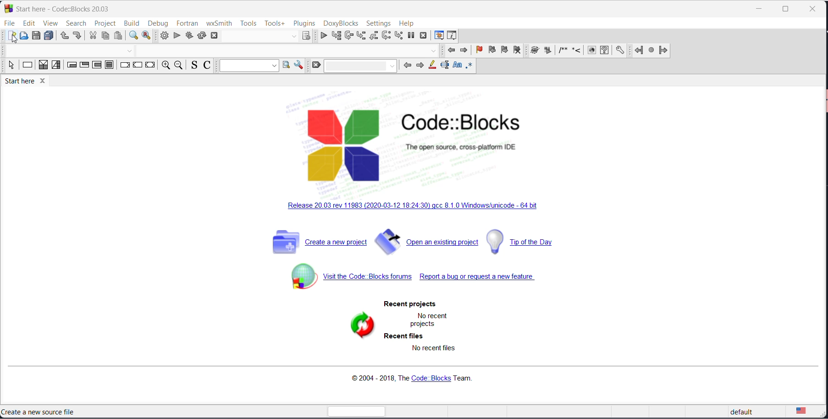 This screenshot has width=828, height=419. Describe the element at coordinates (85, 66) in the screenshot. I see `exit condition loop` at that location.